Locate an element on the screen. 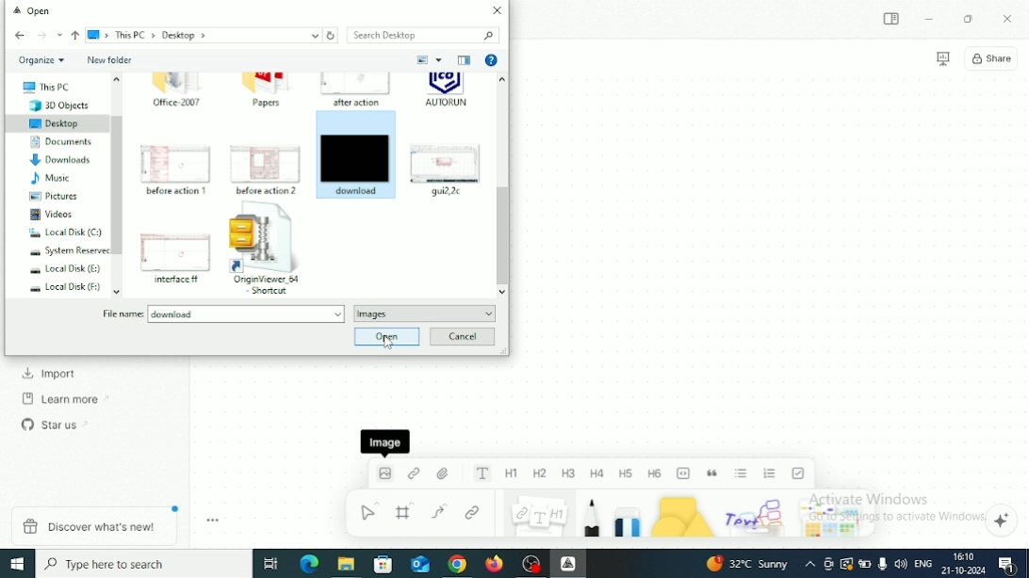  Office 2007 is located at coordinates (180, 92).